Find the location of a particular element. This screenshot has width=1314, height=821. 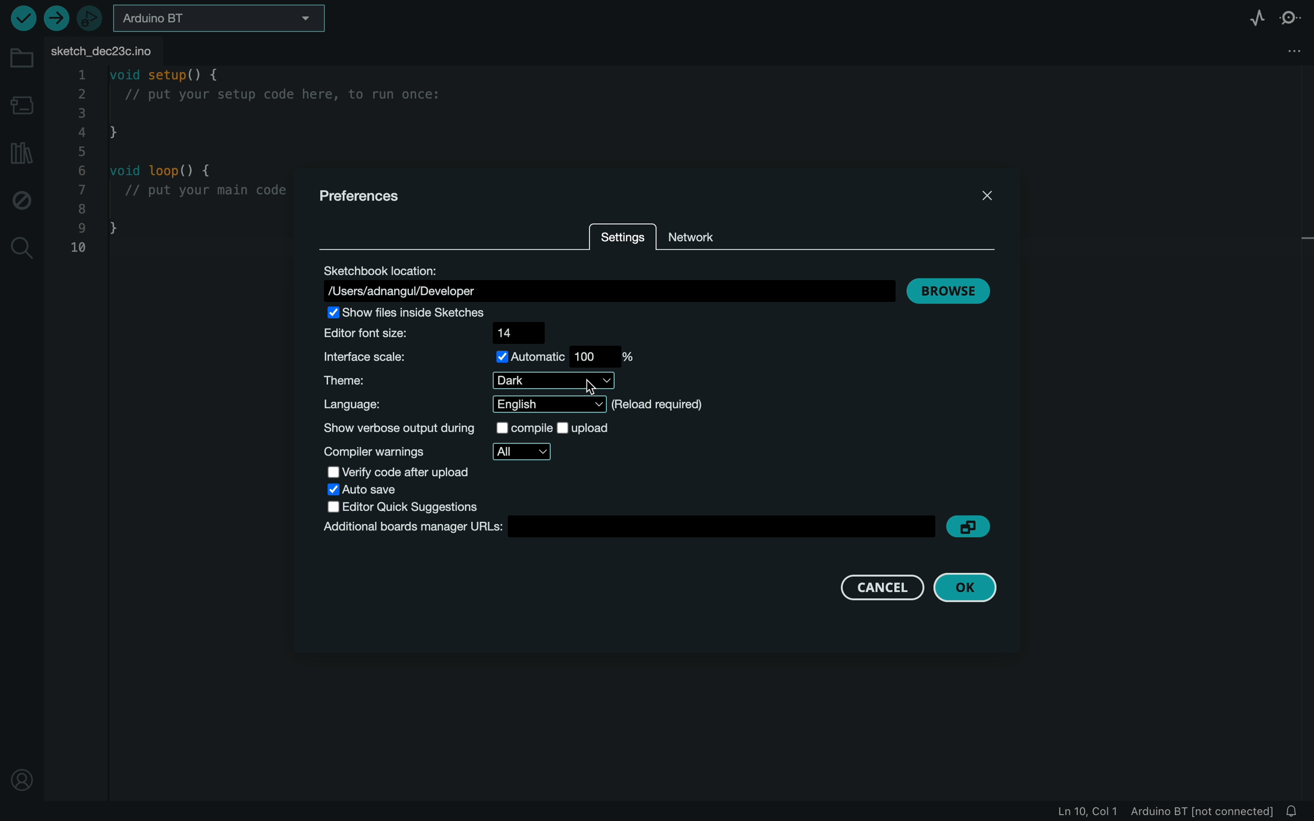

ok is located at coordinates (972, 587).